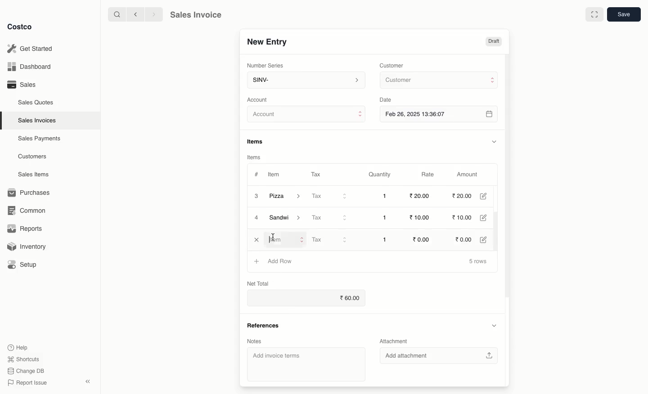 Image resolution: width=648 pixels, height=394 pixels. What do you see at coordinates (26, 264) in the screenshot?
I see `Setup` at bounding box center [26, 264].